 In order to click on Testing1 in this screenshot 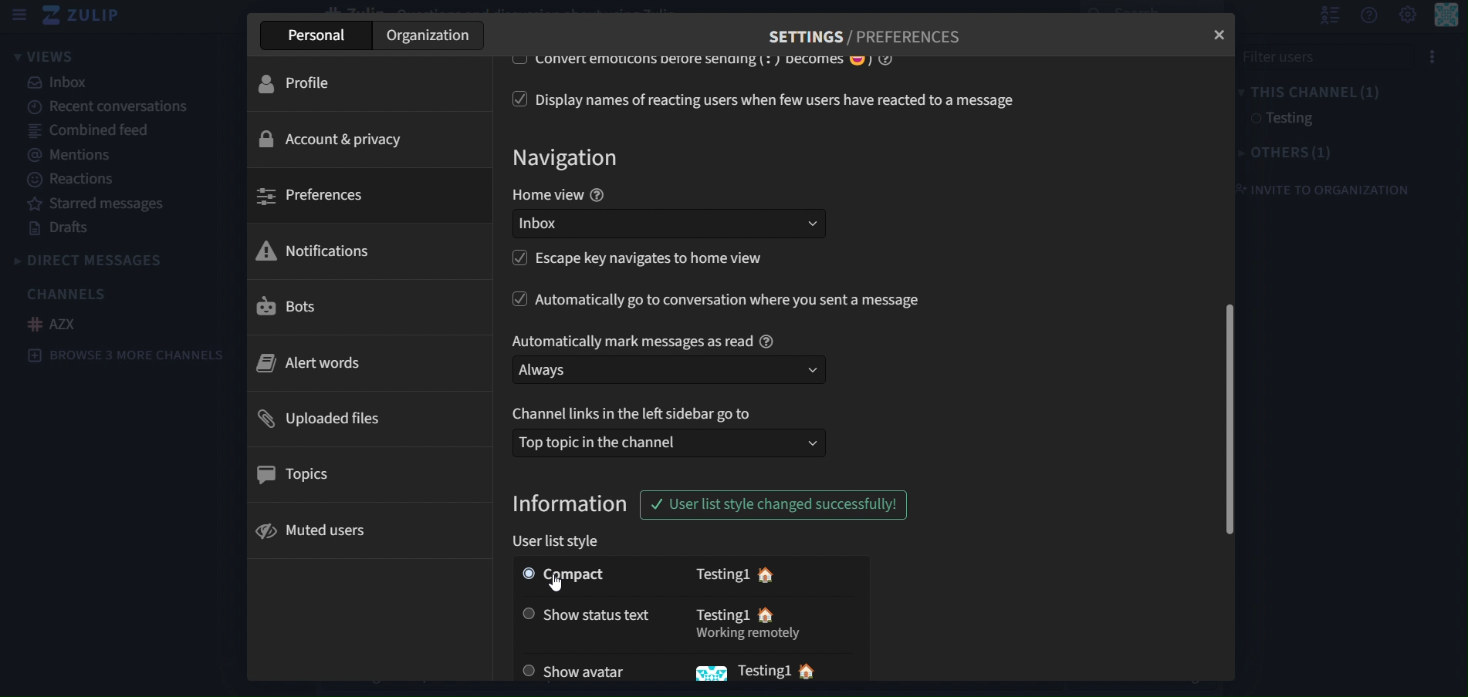, I will do `click(716, 615)`.